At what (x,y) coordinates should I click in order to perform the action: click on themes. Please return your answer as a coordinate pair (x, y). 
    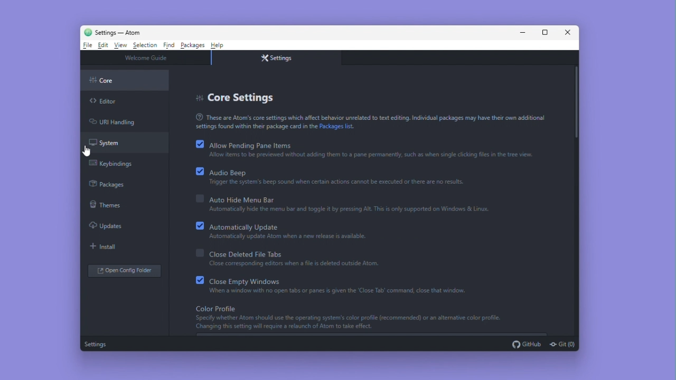
    Looking at the image, I should click on (108, 204).